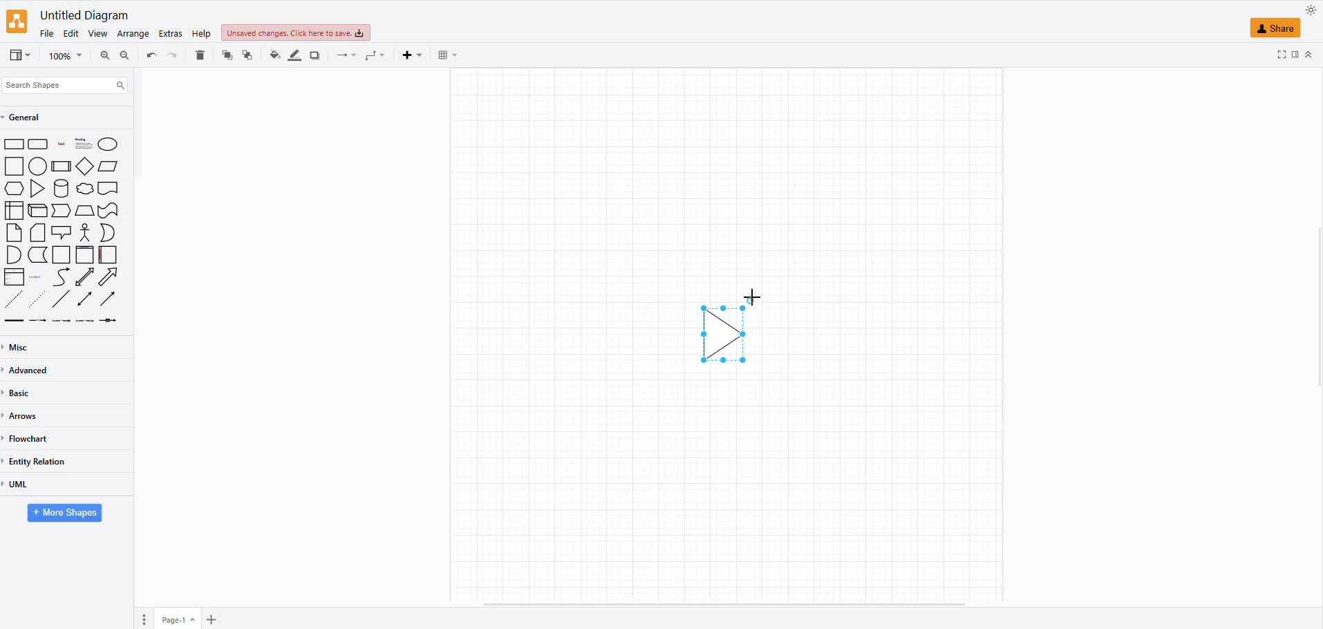  Describe the element at coordinates (38, 321) in the screenshot. I see `Labelled Arrow` at that location.